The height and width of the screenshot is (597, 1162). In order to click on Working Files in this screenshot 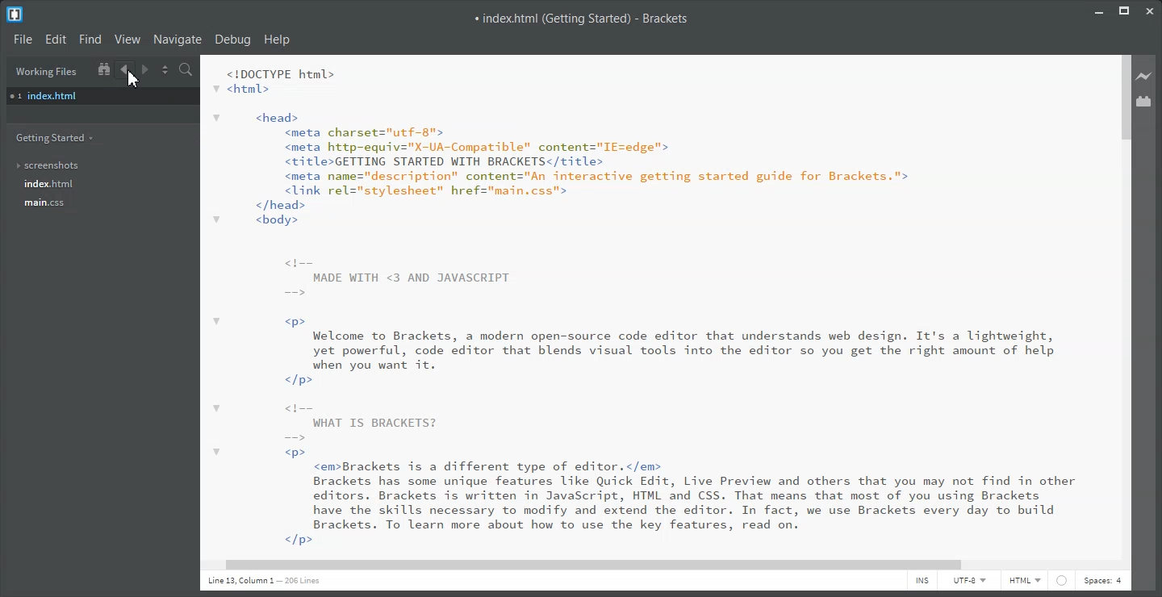, I will do `click(46, 71)`.